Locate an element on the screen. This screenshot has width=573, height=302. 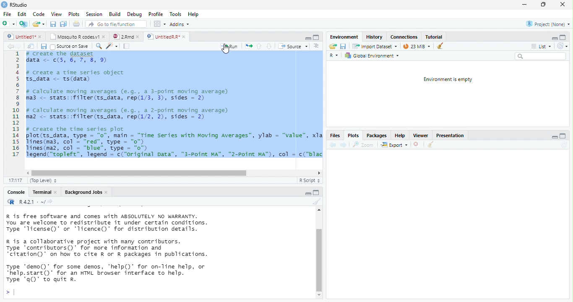
Edit is located at coordinates (22, 14).